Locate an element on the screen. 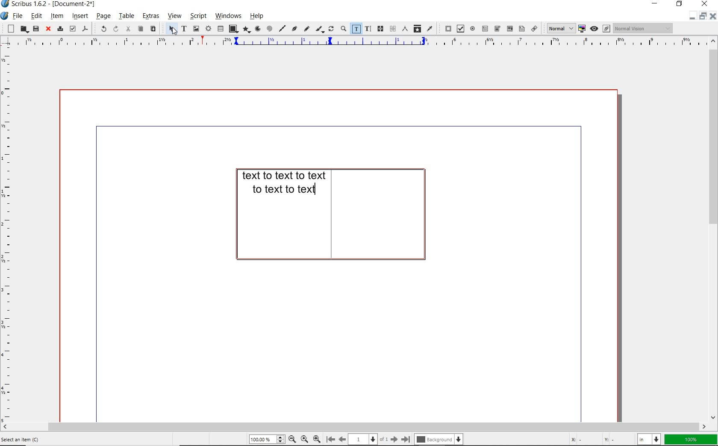 The image size is (718, 446). pdf push button is located at coordinates (445, 28).